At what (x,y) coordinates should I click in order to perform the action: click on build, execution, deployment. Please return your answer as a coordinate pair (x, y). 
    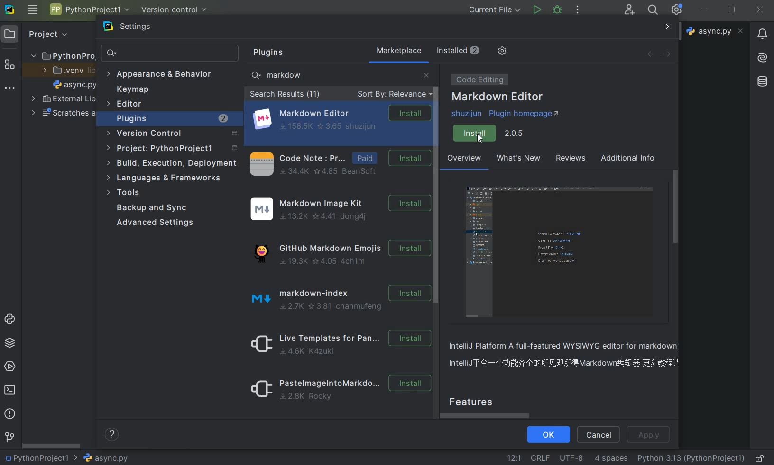
    Looking at the image, I should click on (172, 164).